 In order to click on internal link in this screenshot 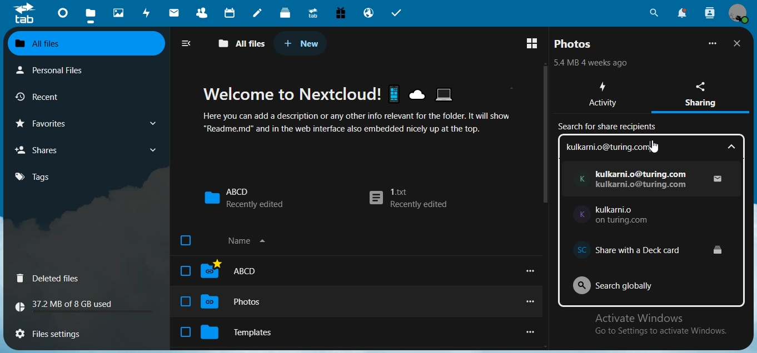, I will do `click(649, 243)`.